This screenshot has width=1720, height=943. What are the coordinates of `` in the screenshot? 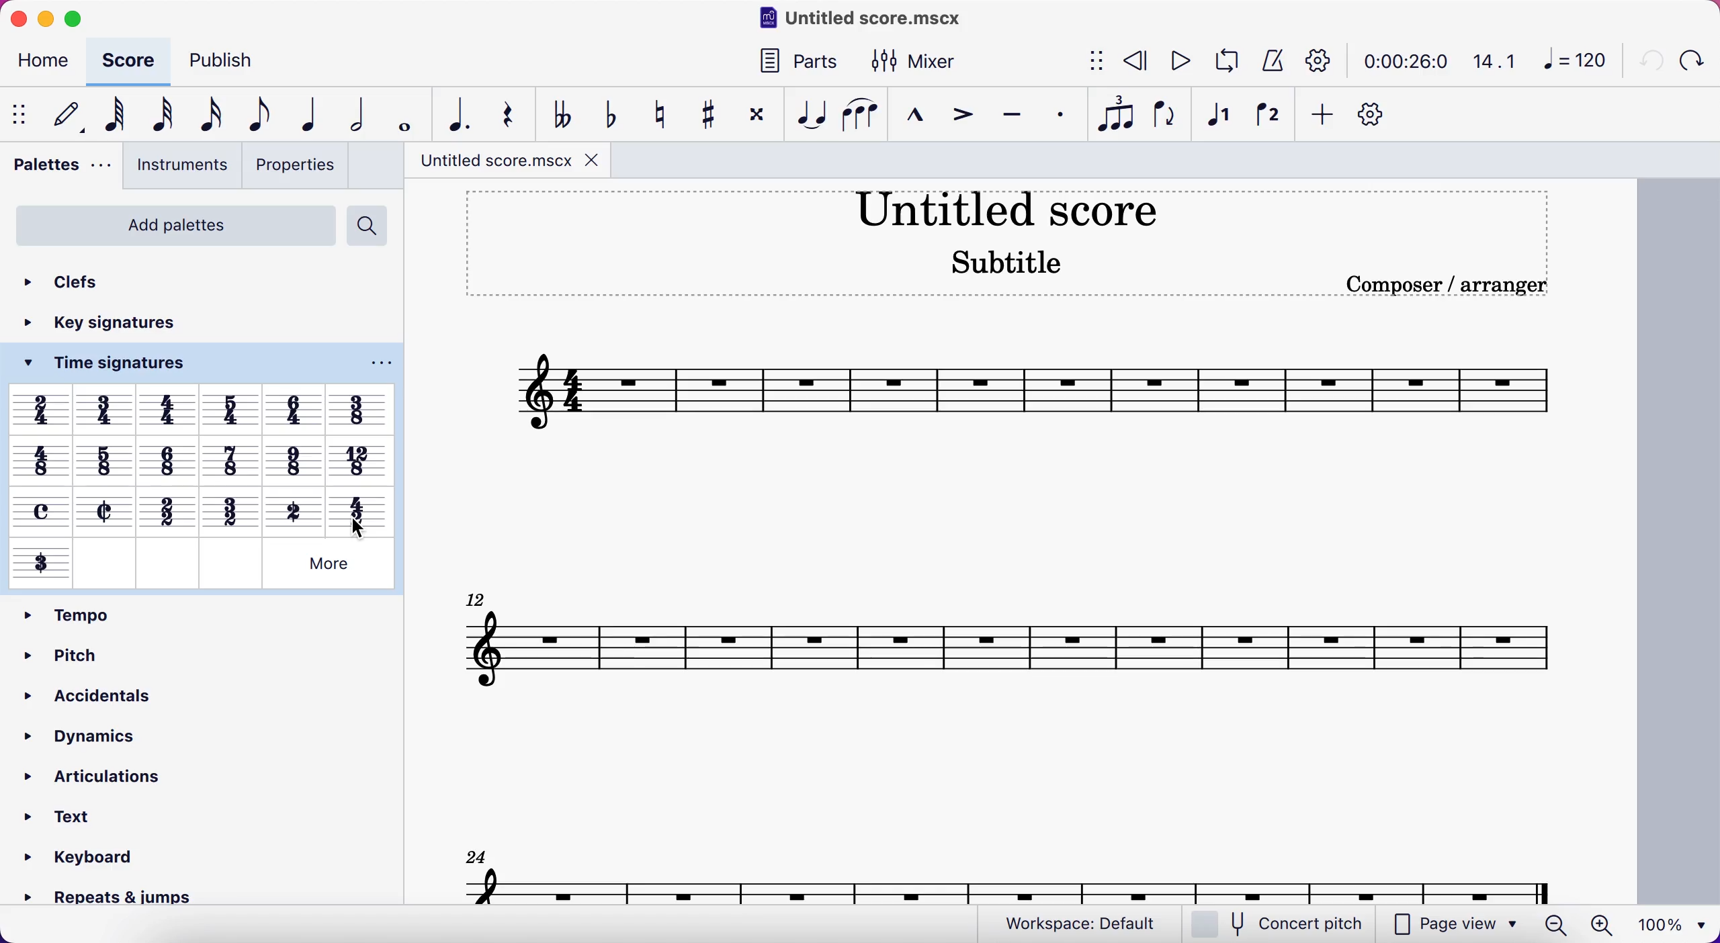 It's located at (232, 410).